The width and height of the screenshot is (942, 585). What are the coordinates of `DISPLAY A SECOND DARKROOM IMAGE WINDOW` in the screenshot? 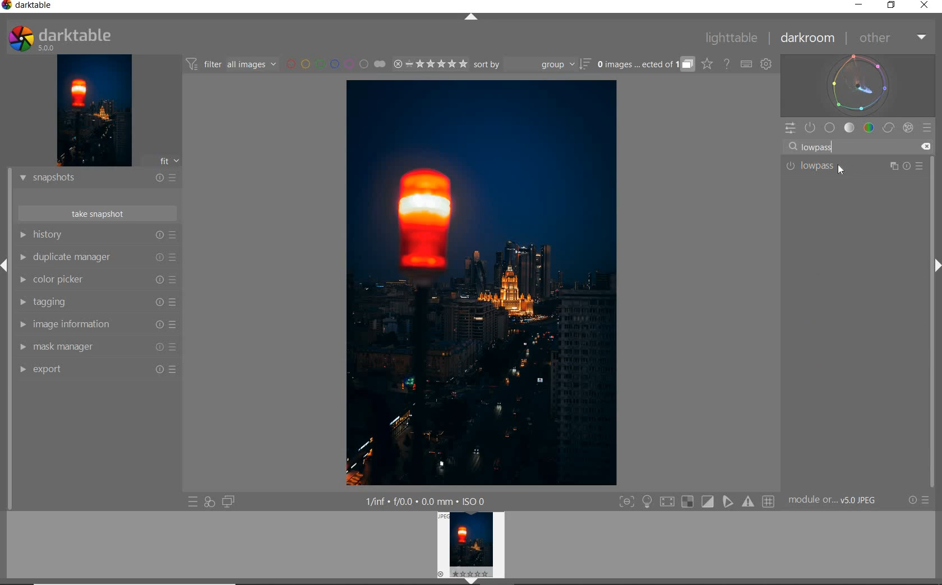 It's located at (228, 502).